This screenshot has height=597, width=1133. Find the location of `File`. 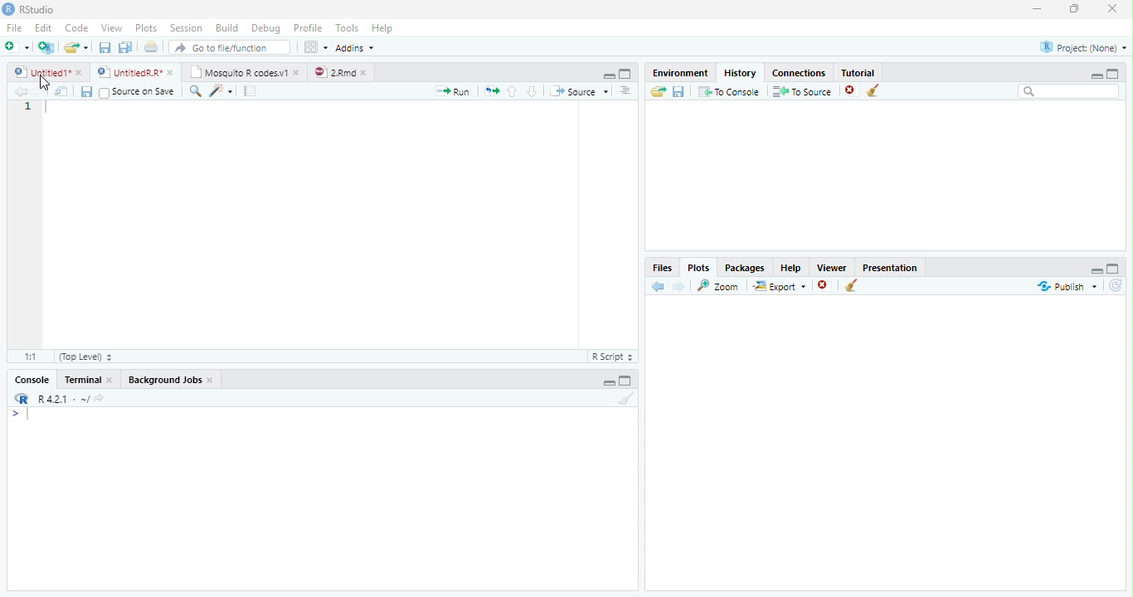

File is located at coordinates (15, 26).